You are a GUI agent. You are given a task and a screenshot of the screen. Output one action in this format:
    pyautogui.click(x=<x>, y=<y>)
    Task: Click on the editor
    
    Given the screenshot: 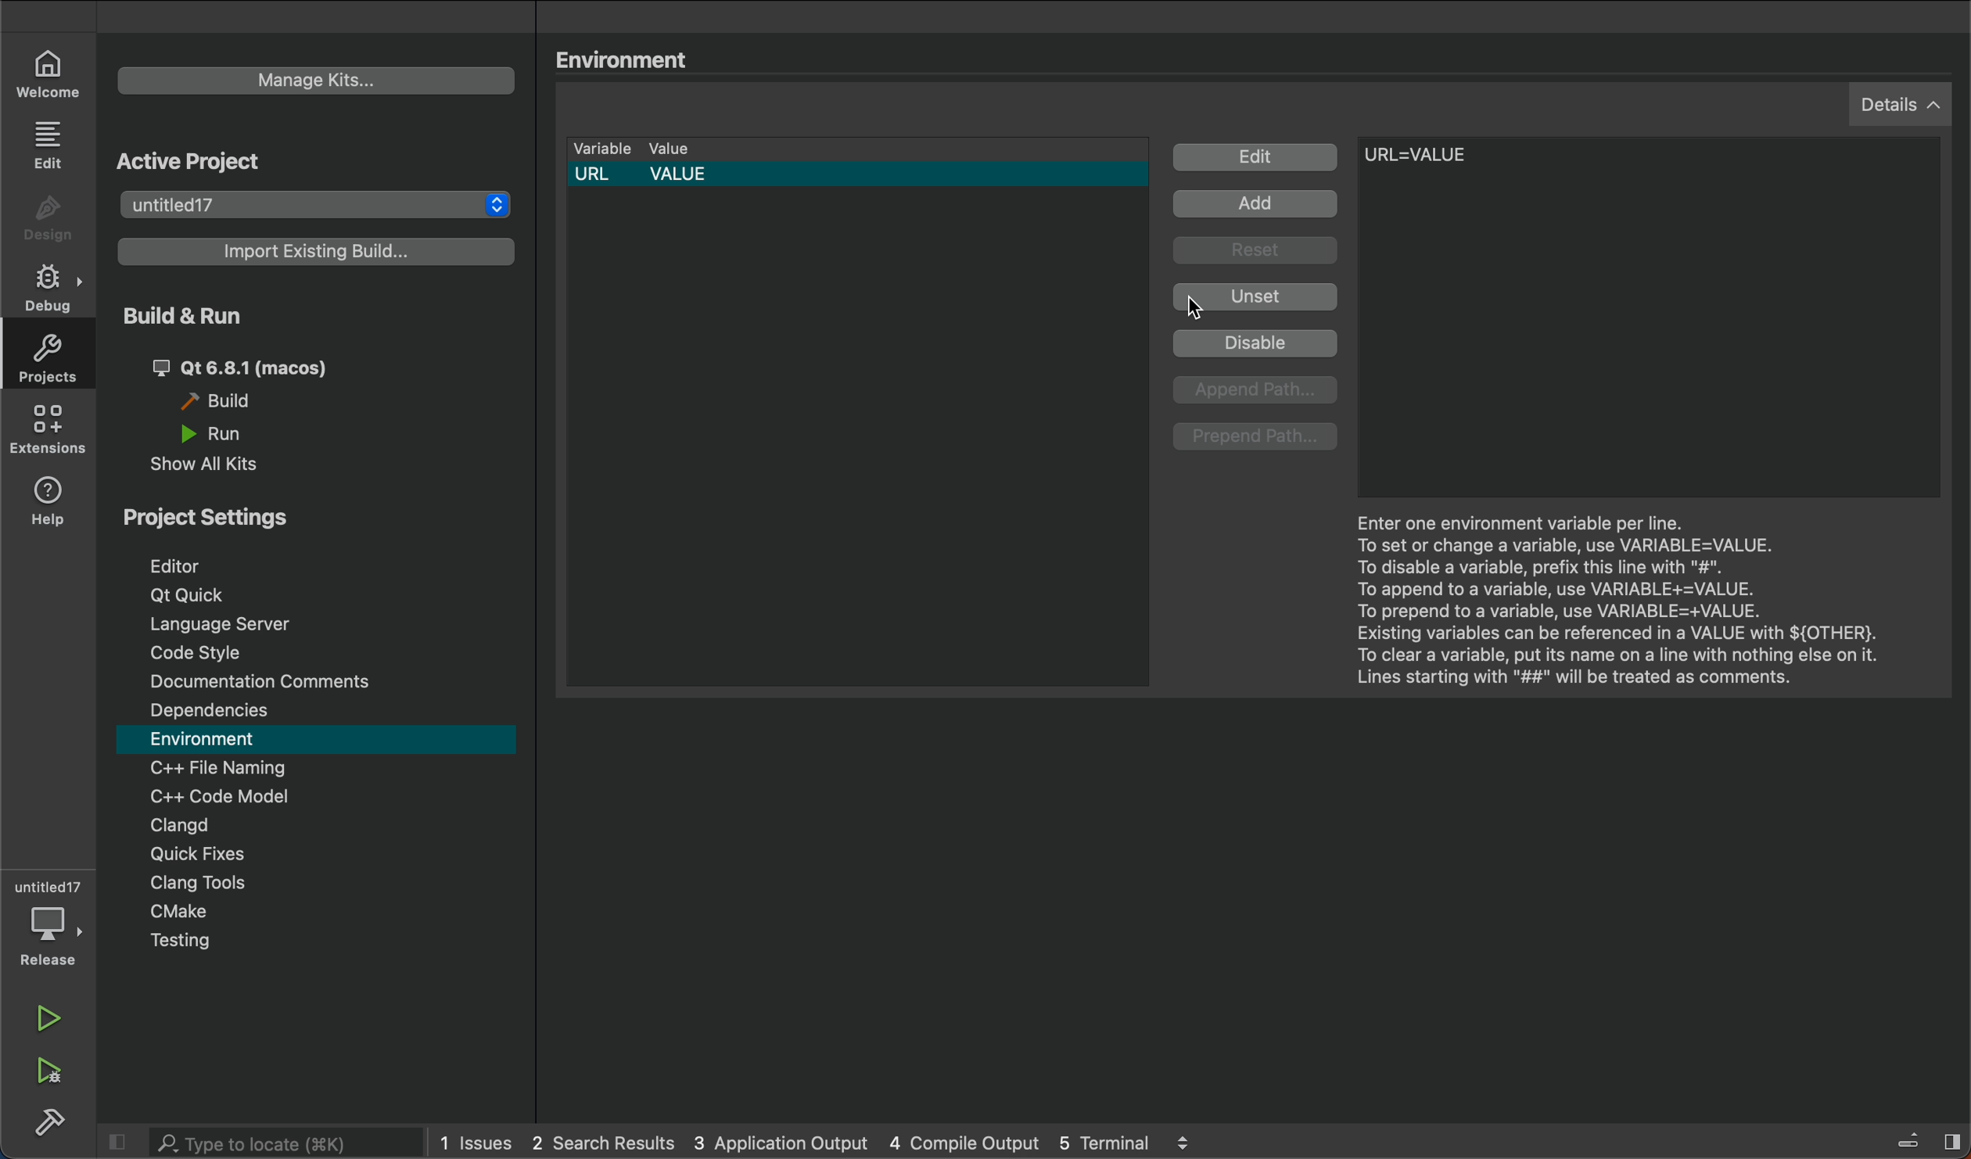 What is the action you would take?
    pyautogui.click(x=174, y=566)
    